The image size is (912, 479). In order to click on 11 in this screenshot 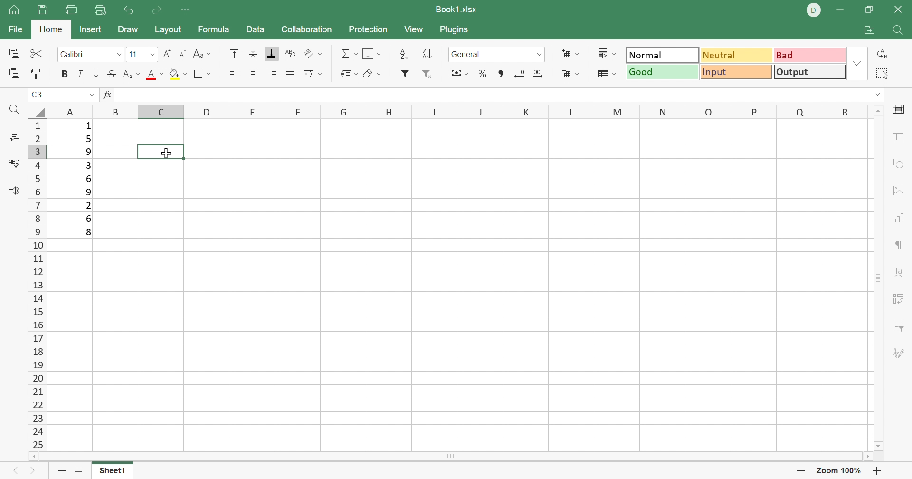, I will do `click(135, 55)`.